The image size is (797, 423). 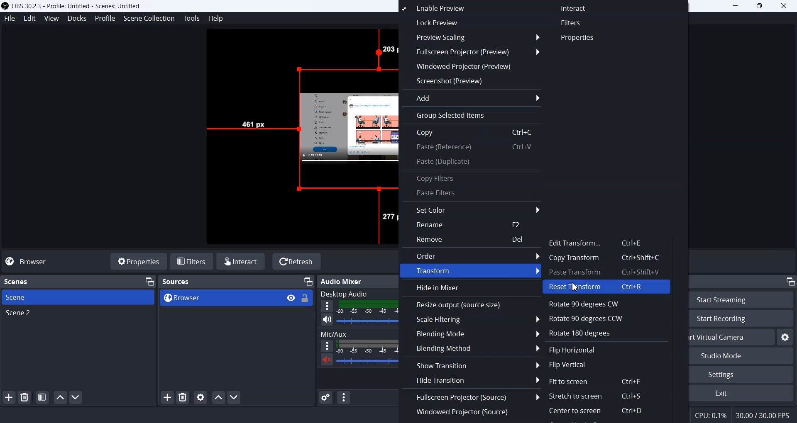 What do you see at coordinates (60, 398) in the screenshot?
I see `Move scene up` at bounding box center [60, 398].